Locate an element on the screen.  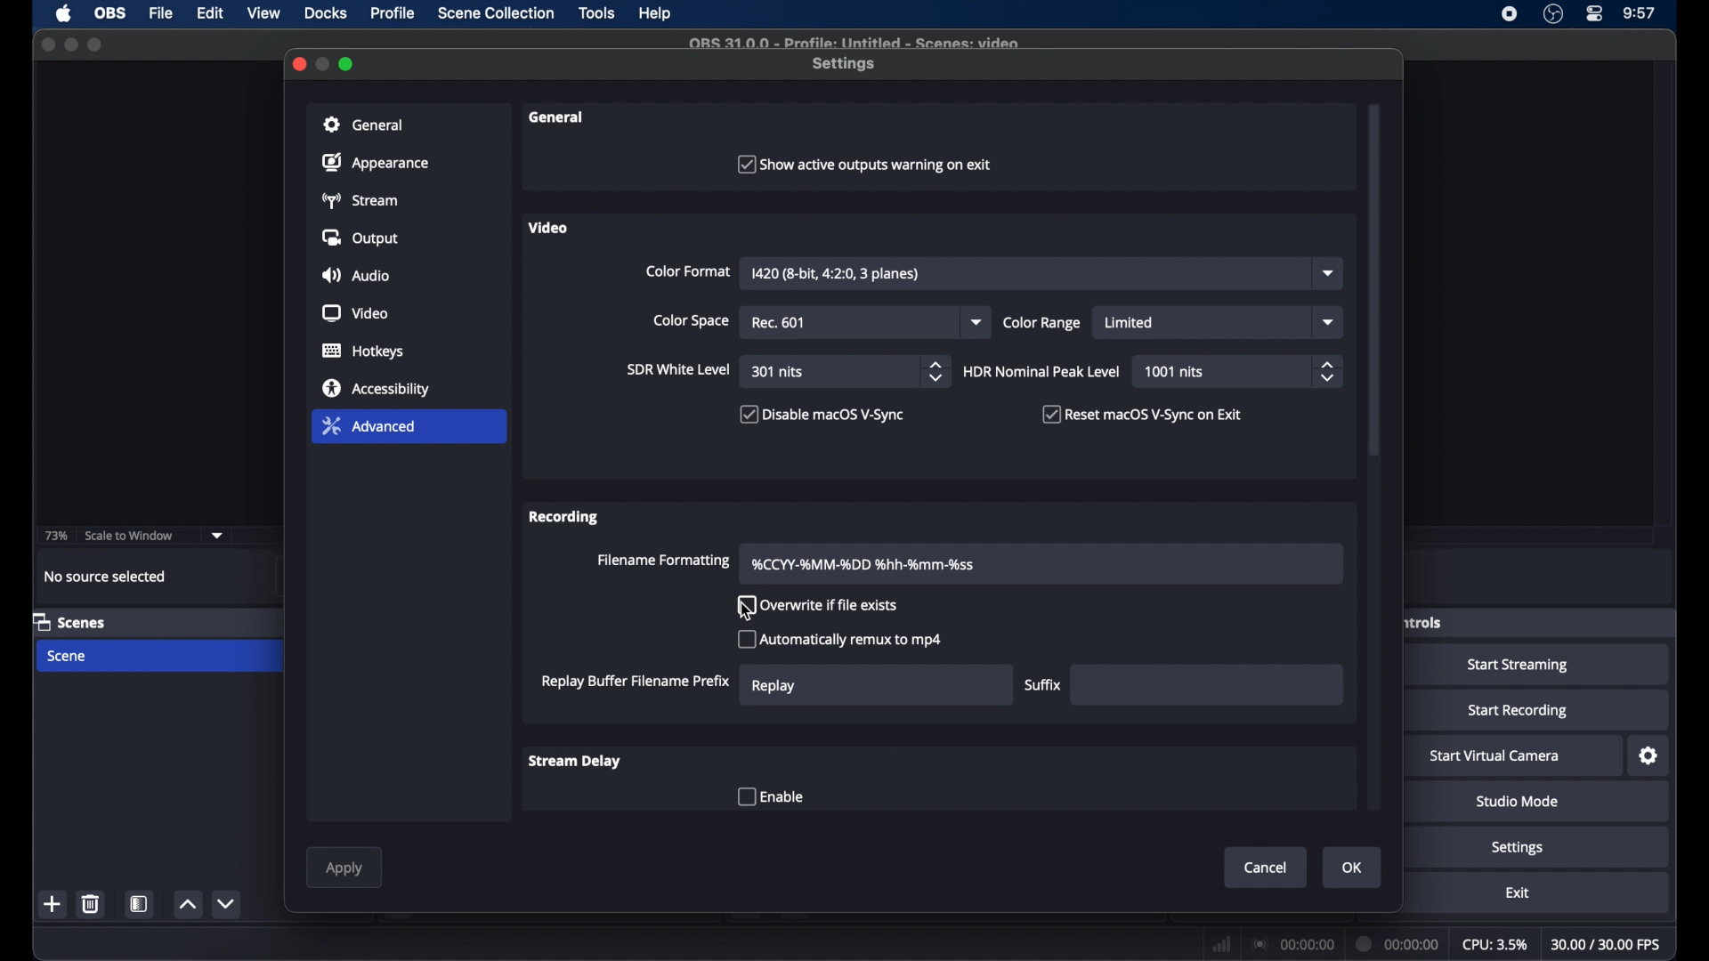
close is located at coordinates (48, 44).